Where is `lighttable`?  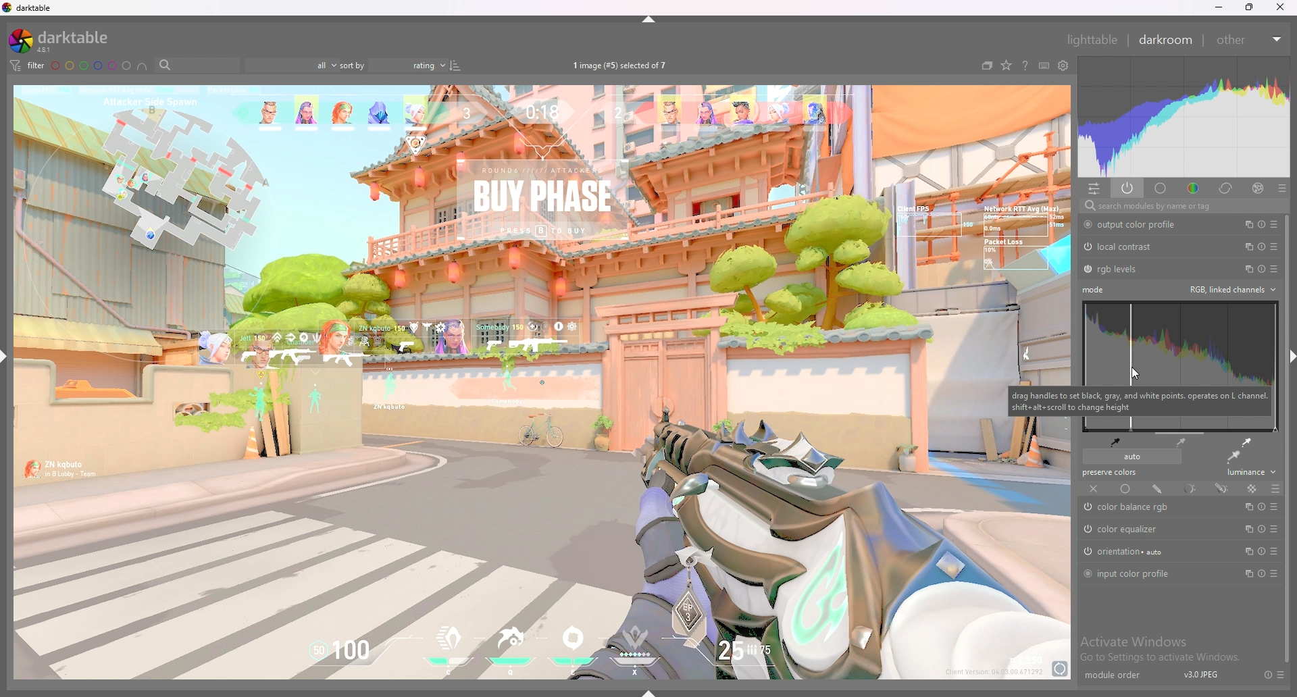
lighttable is located at coordinates (1092, 39).